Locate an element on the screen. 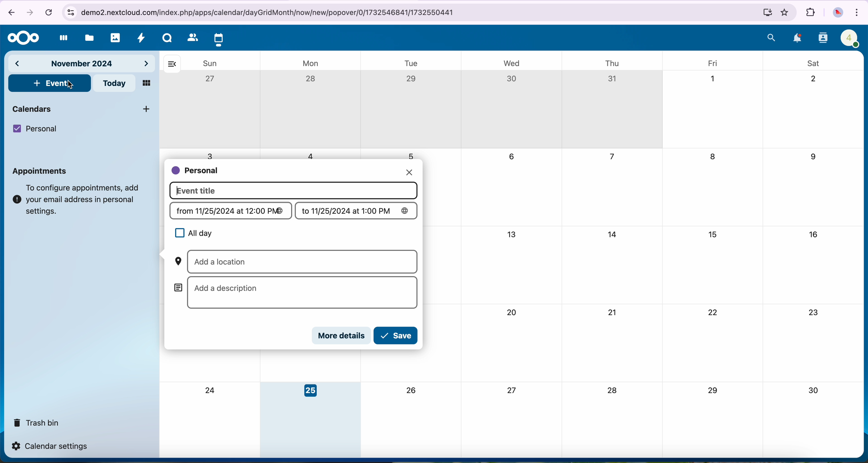 Image resolution: width=868 pixels, height=463 pixels. day 25 selected is located at coordinates (311, 420).